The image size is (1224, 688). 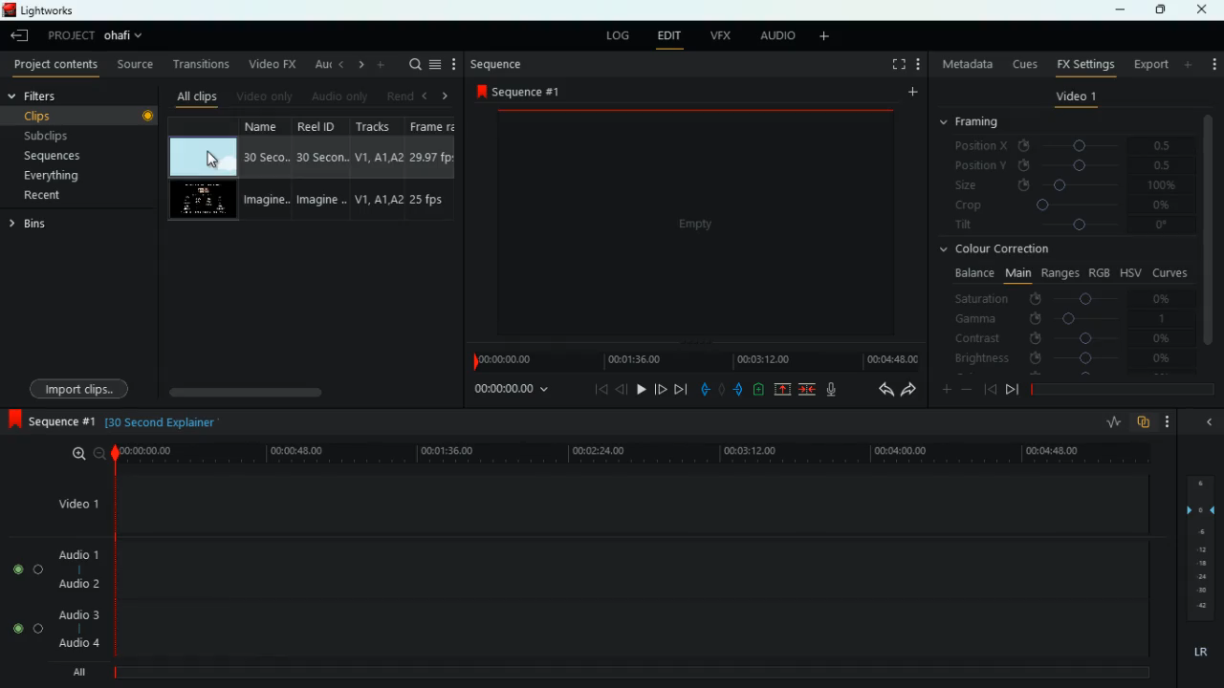 I want to click on lr, so click(x=1198, y=654).